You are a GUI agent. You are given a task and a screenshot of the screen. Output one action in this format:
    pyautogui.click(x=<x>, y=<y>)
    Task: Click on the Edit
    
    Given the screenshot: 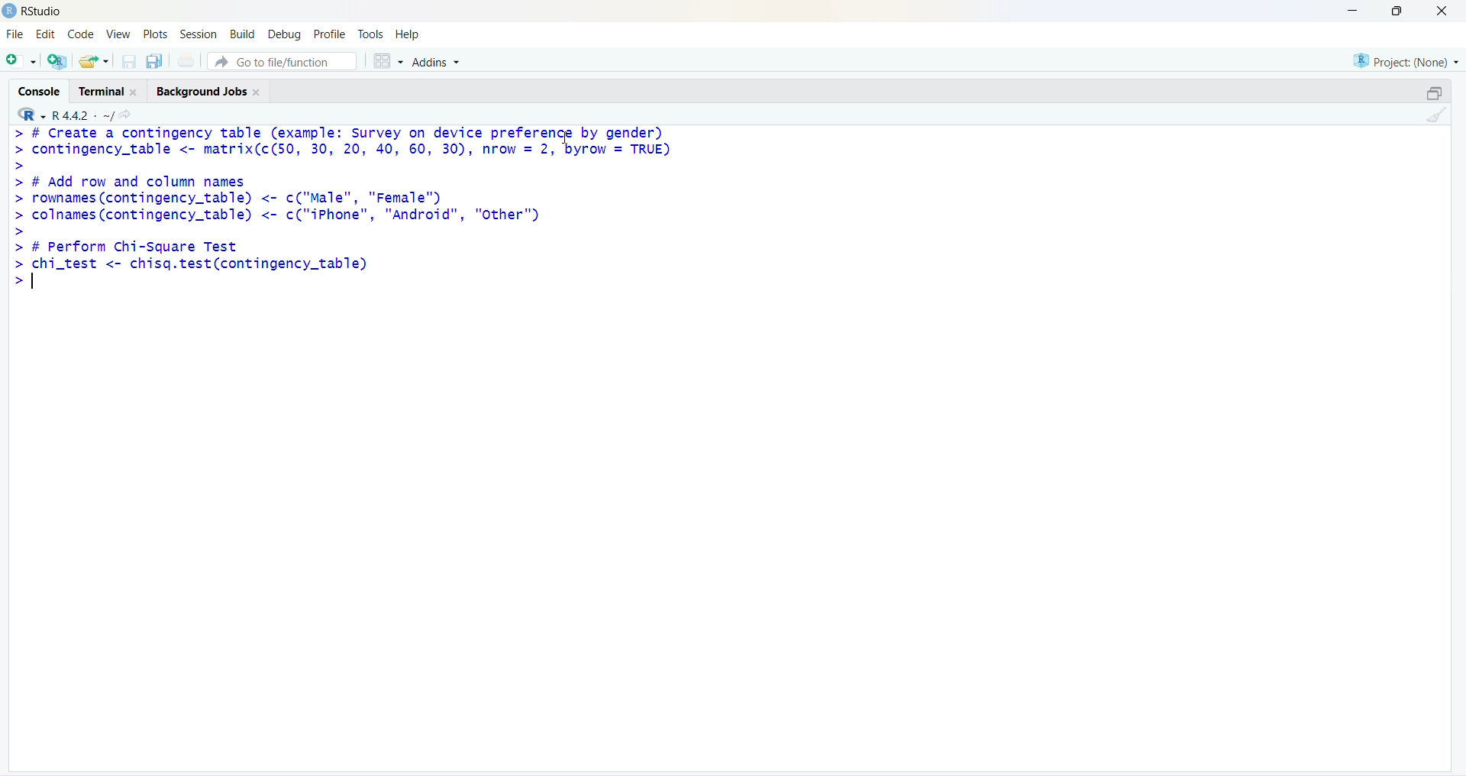 What is the action you would take?
    pyautogui.click(x=46, y=34)
    